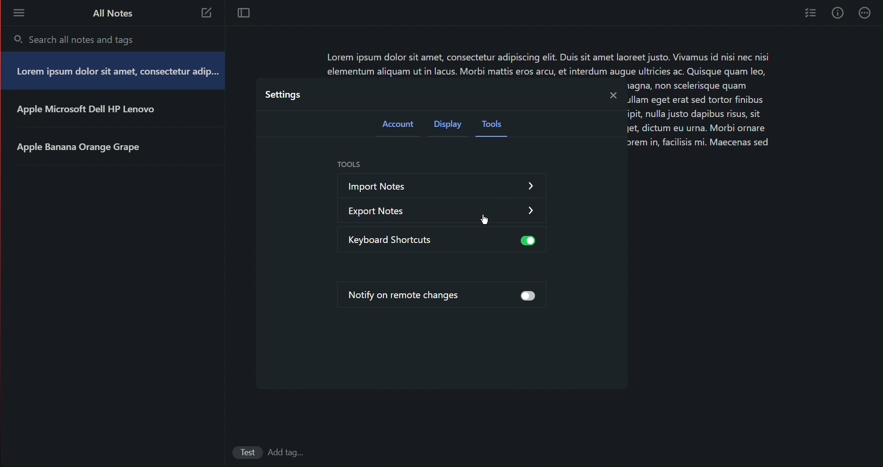  What do you see at coordinates (282, 94) in the screenshot?
I see `Settings` at bounding box center [282, 94].